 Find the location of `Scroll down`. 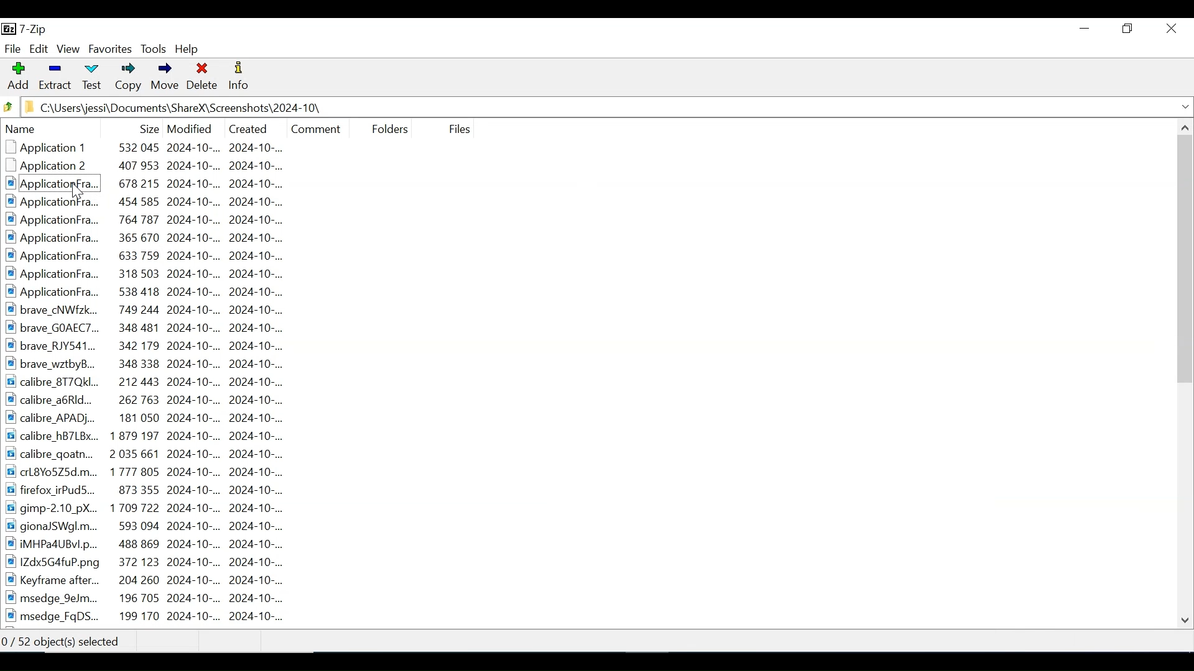

Scroll down is located at coordinates (1186, 618).